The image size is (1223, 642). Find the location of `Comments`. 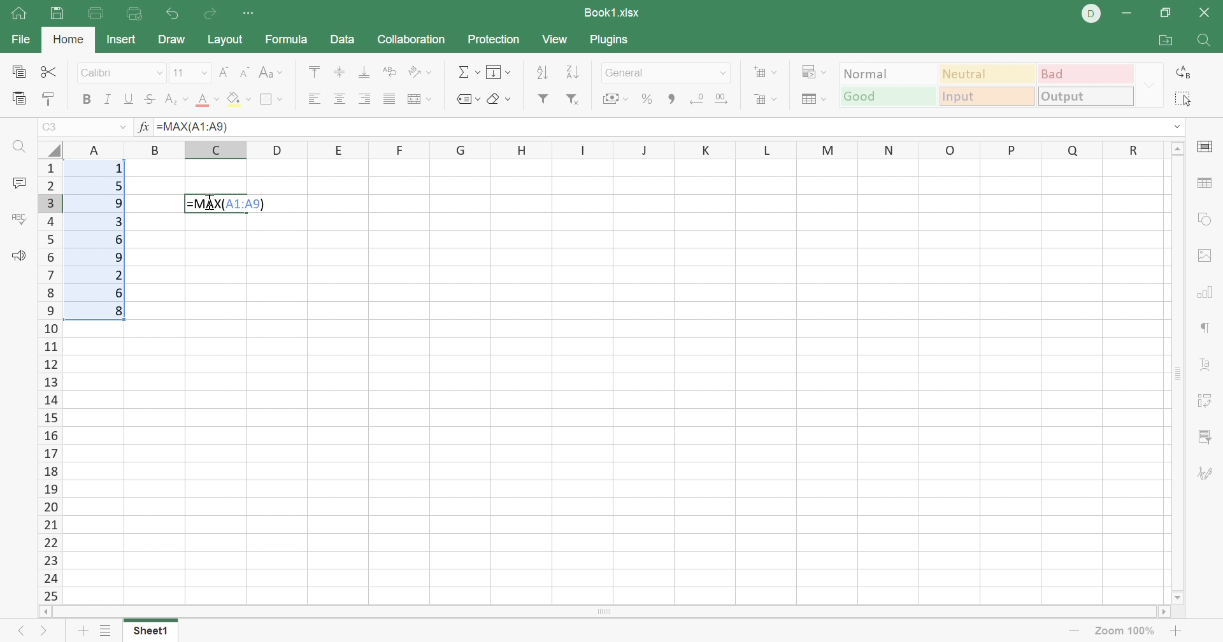

Comments is located at coordinates (17, 182).